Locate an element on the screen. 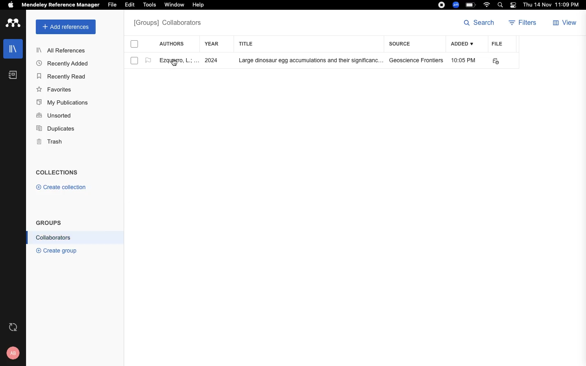 This screenshot has width=586, height=366. All references is located at coordinates (167, 24).